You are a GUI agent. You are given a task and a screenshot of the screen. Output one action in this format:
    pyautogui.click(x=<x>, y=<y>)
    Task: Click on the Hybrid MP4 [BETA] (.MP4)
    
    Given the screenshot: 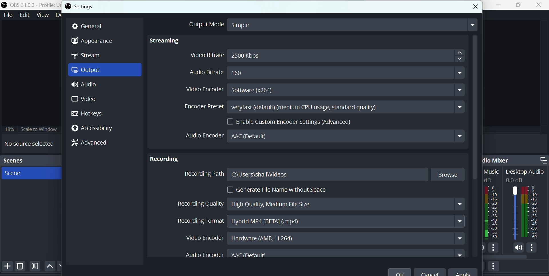 What is the action you would take?
    pyautogui.click(x=347, y=220)
    